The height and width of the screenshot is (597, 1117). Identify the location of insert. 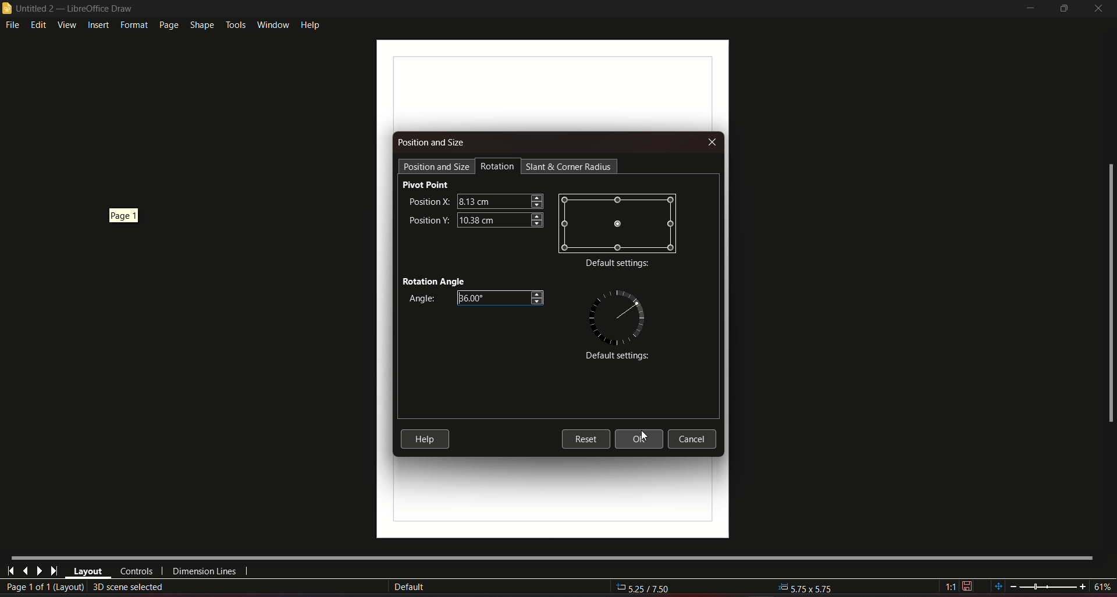
(98, 26).